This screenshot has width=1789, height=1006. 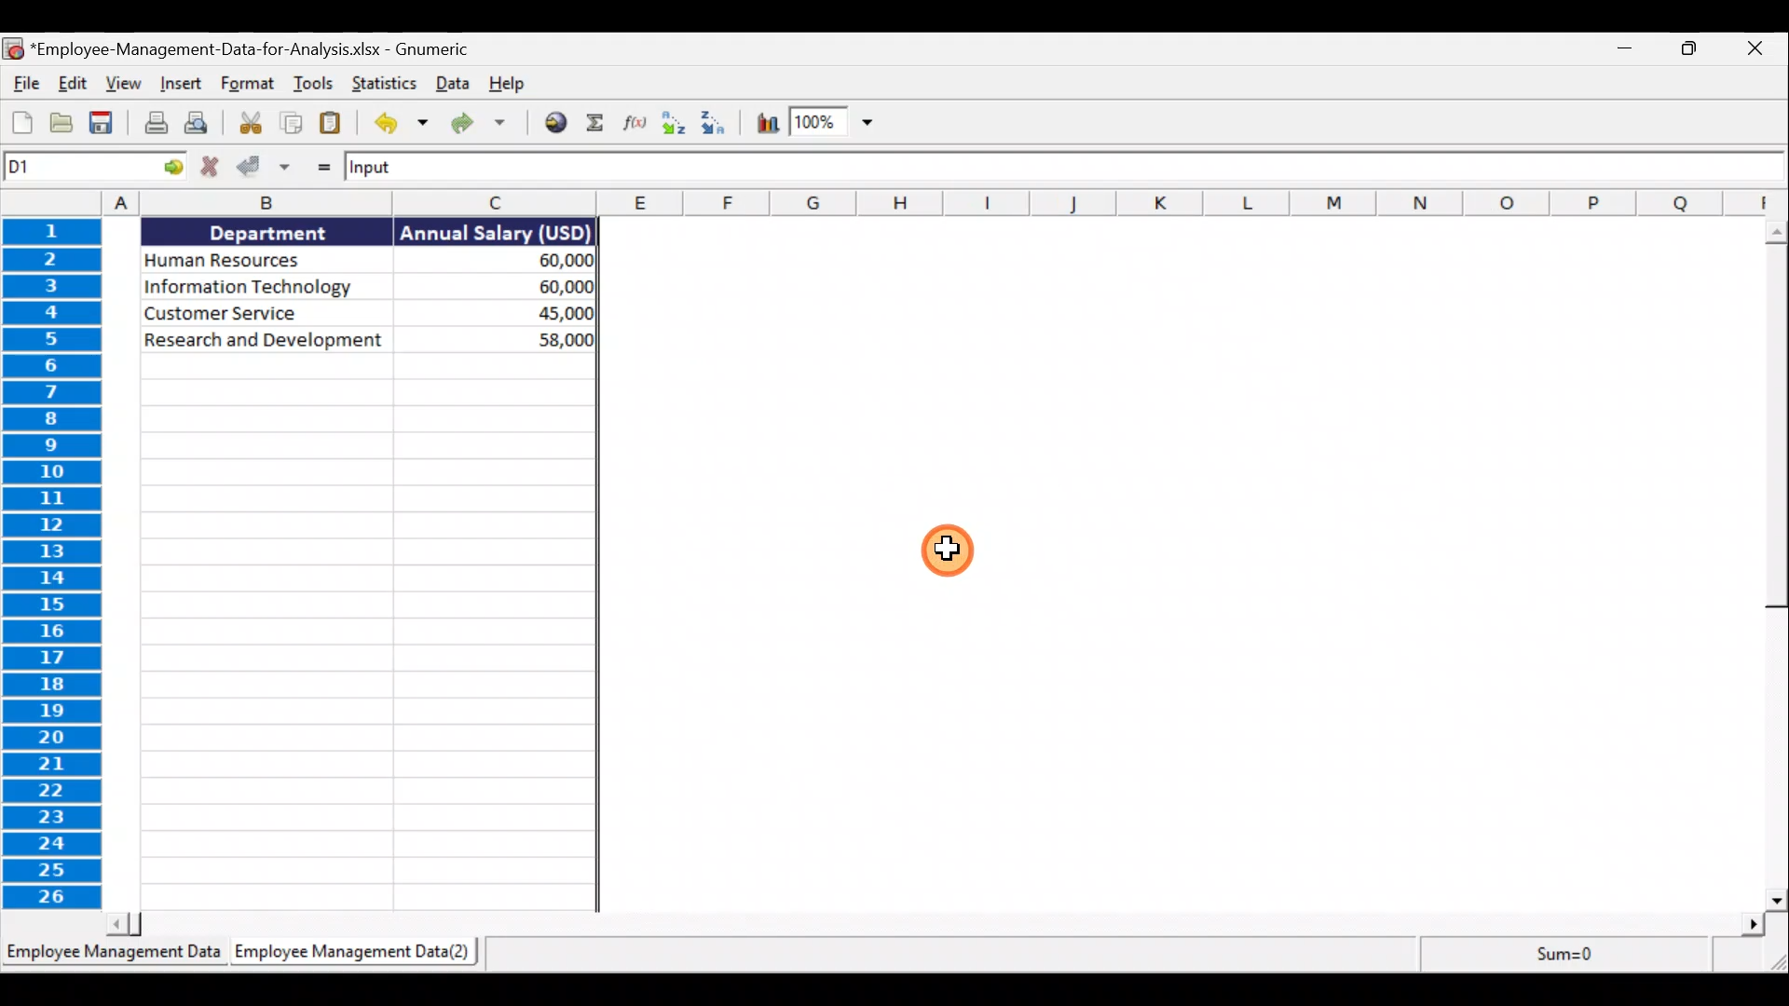 What do you see at coordinates (48, 563) in the screenshot?
I see `rows` at bounding box center [48, 563].